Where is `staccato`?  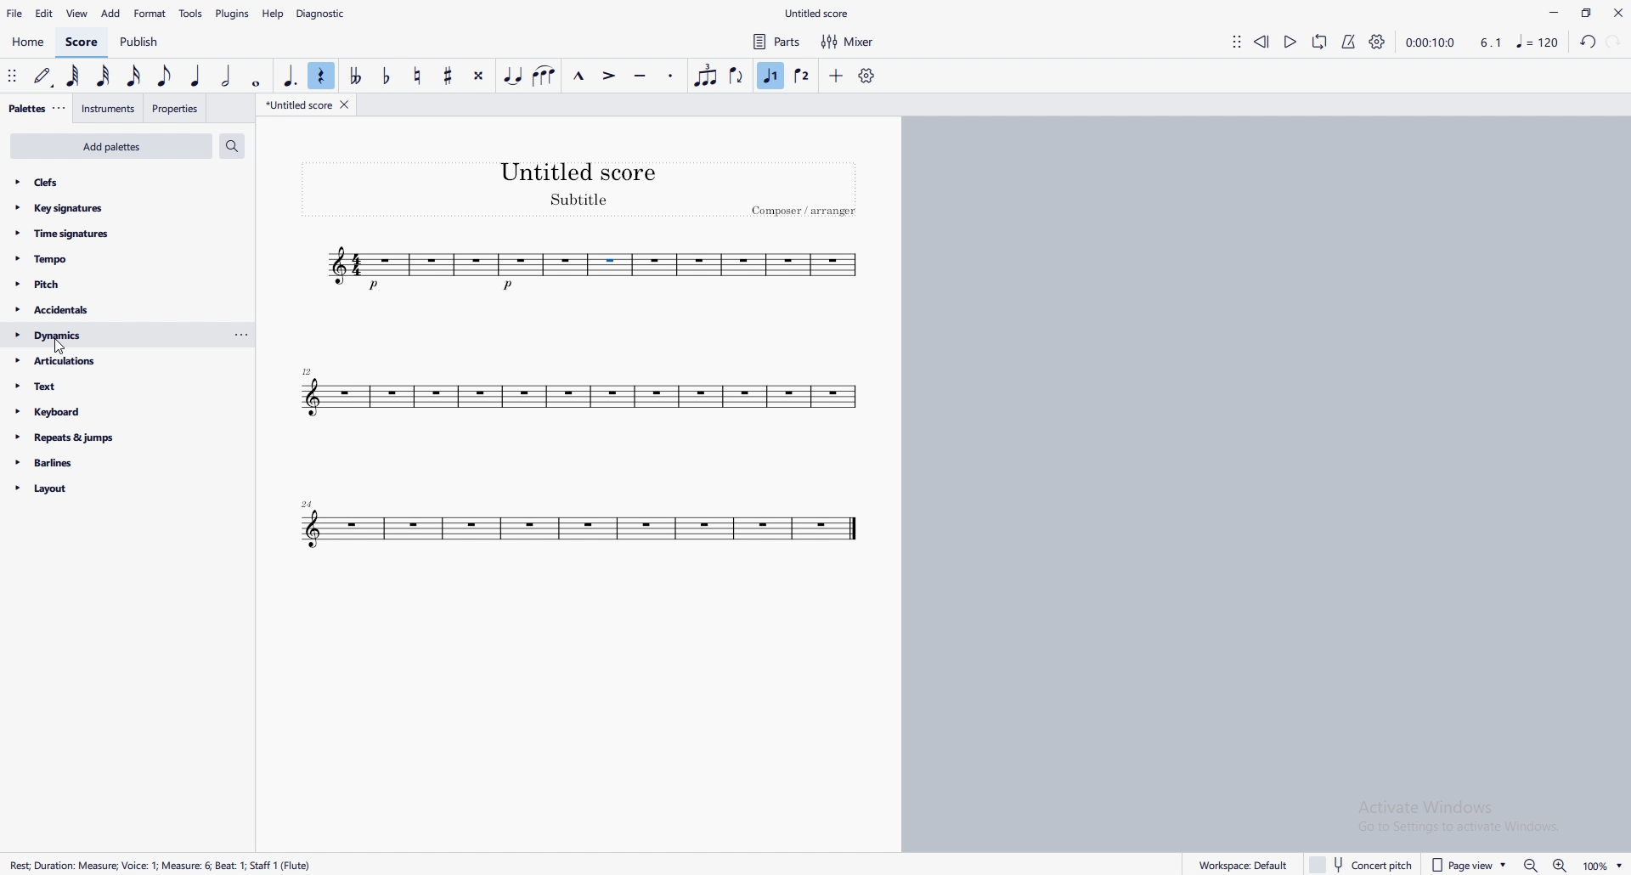 staccato is located at coordinates (669, 76).